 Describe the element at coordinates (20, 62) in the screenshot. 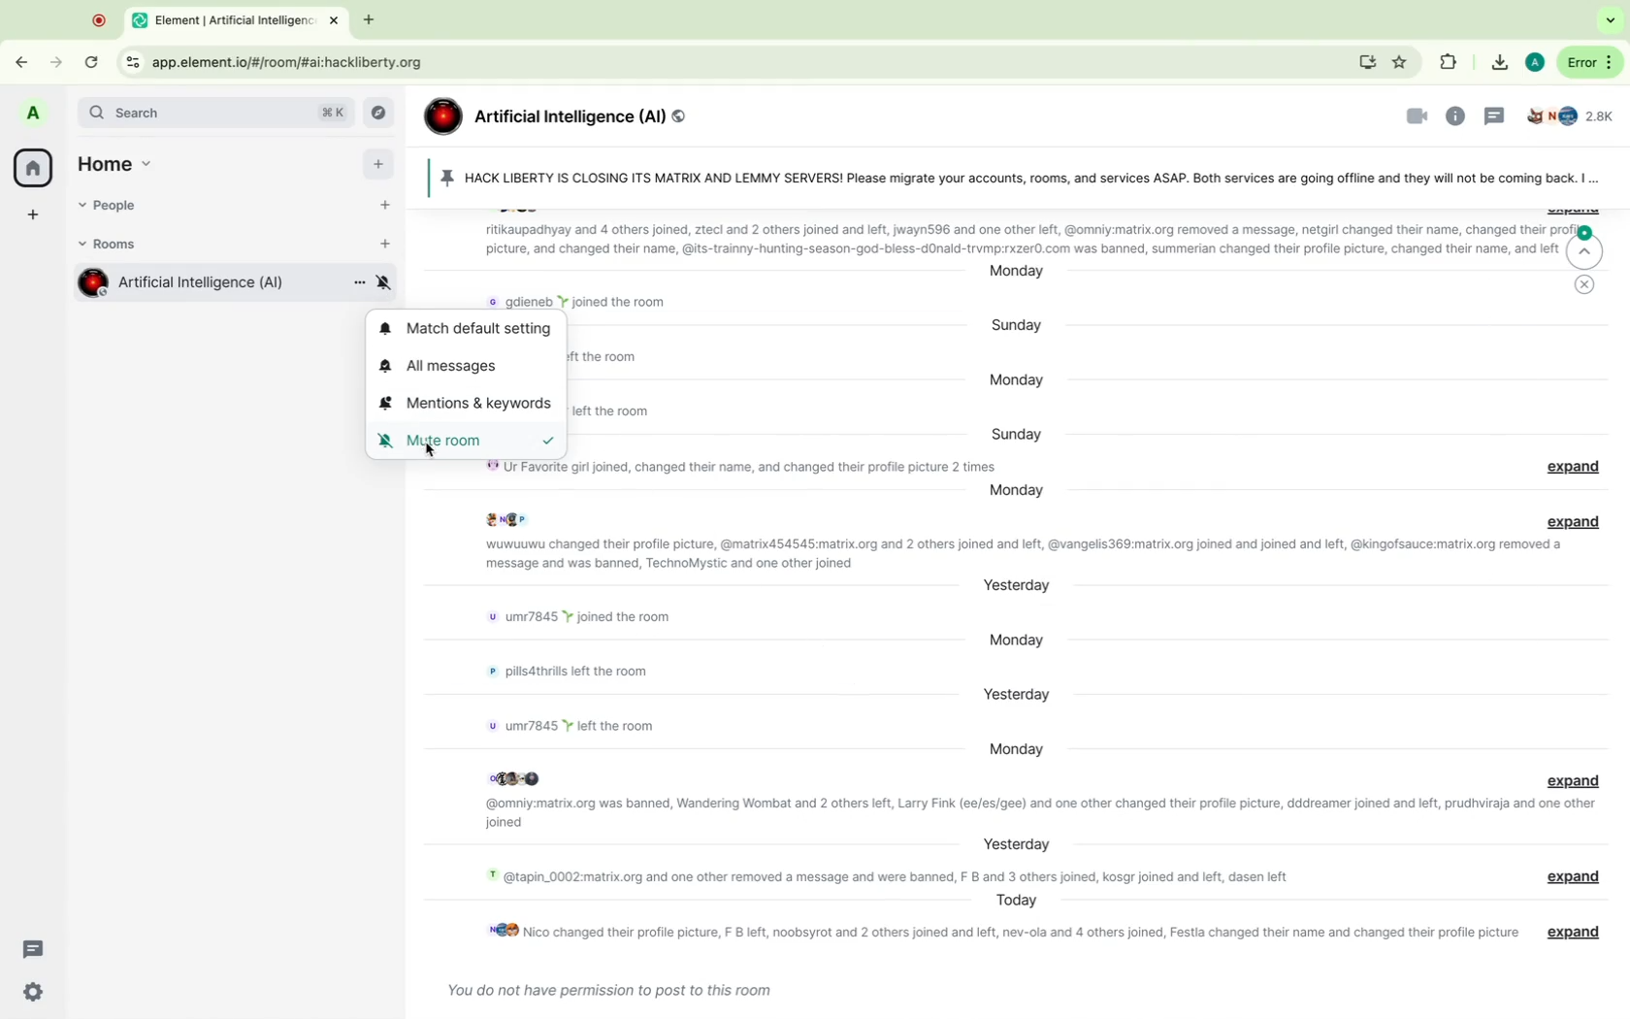

I see `back` at that location.